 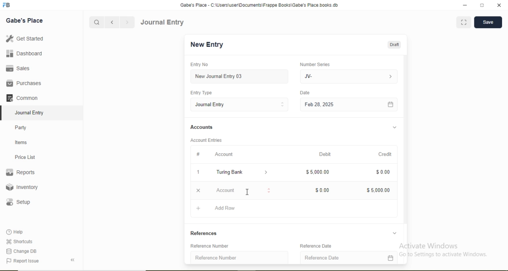 I want to click on $0.00, so click(x=383, y=172).